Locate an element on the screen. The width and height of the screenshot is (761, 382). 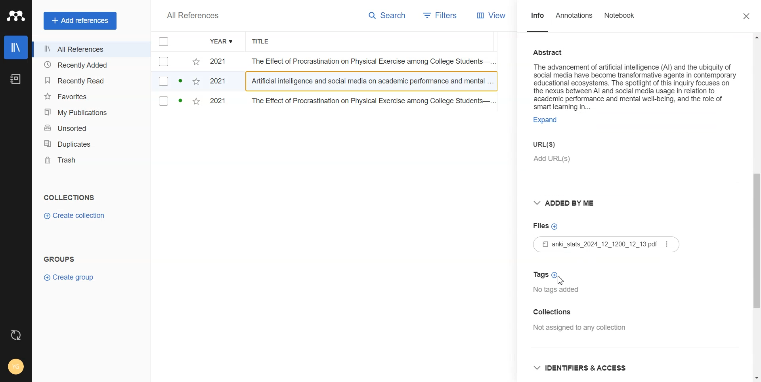
Library is located at coordinates (15, 47).